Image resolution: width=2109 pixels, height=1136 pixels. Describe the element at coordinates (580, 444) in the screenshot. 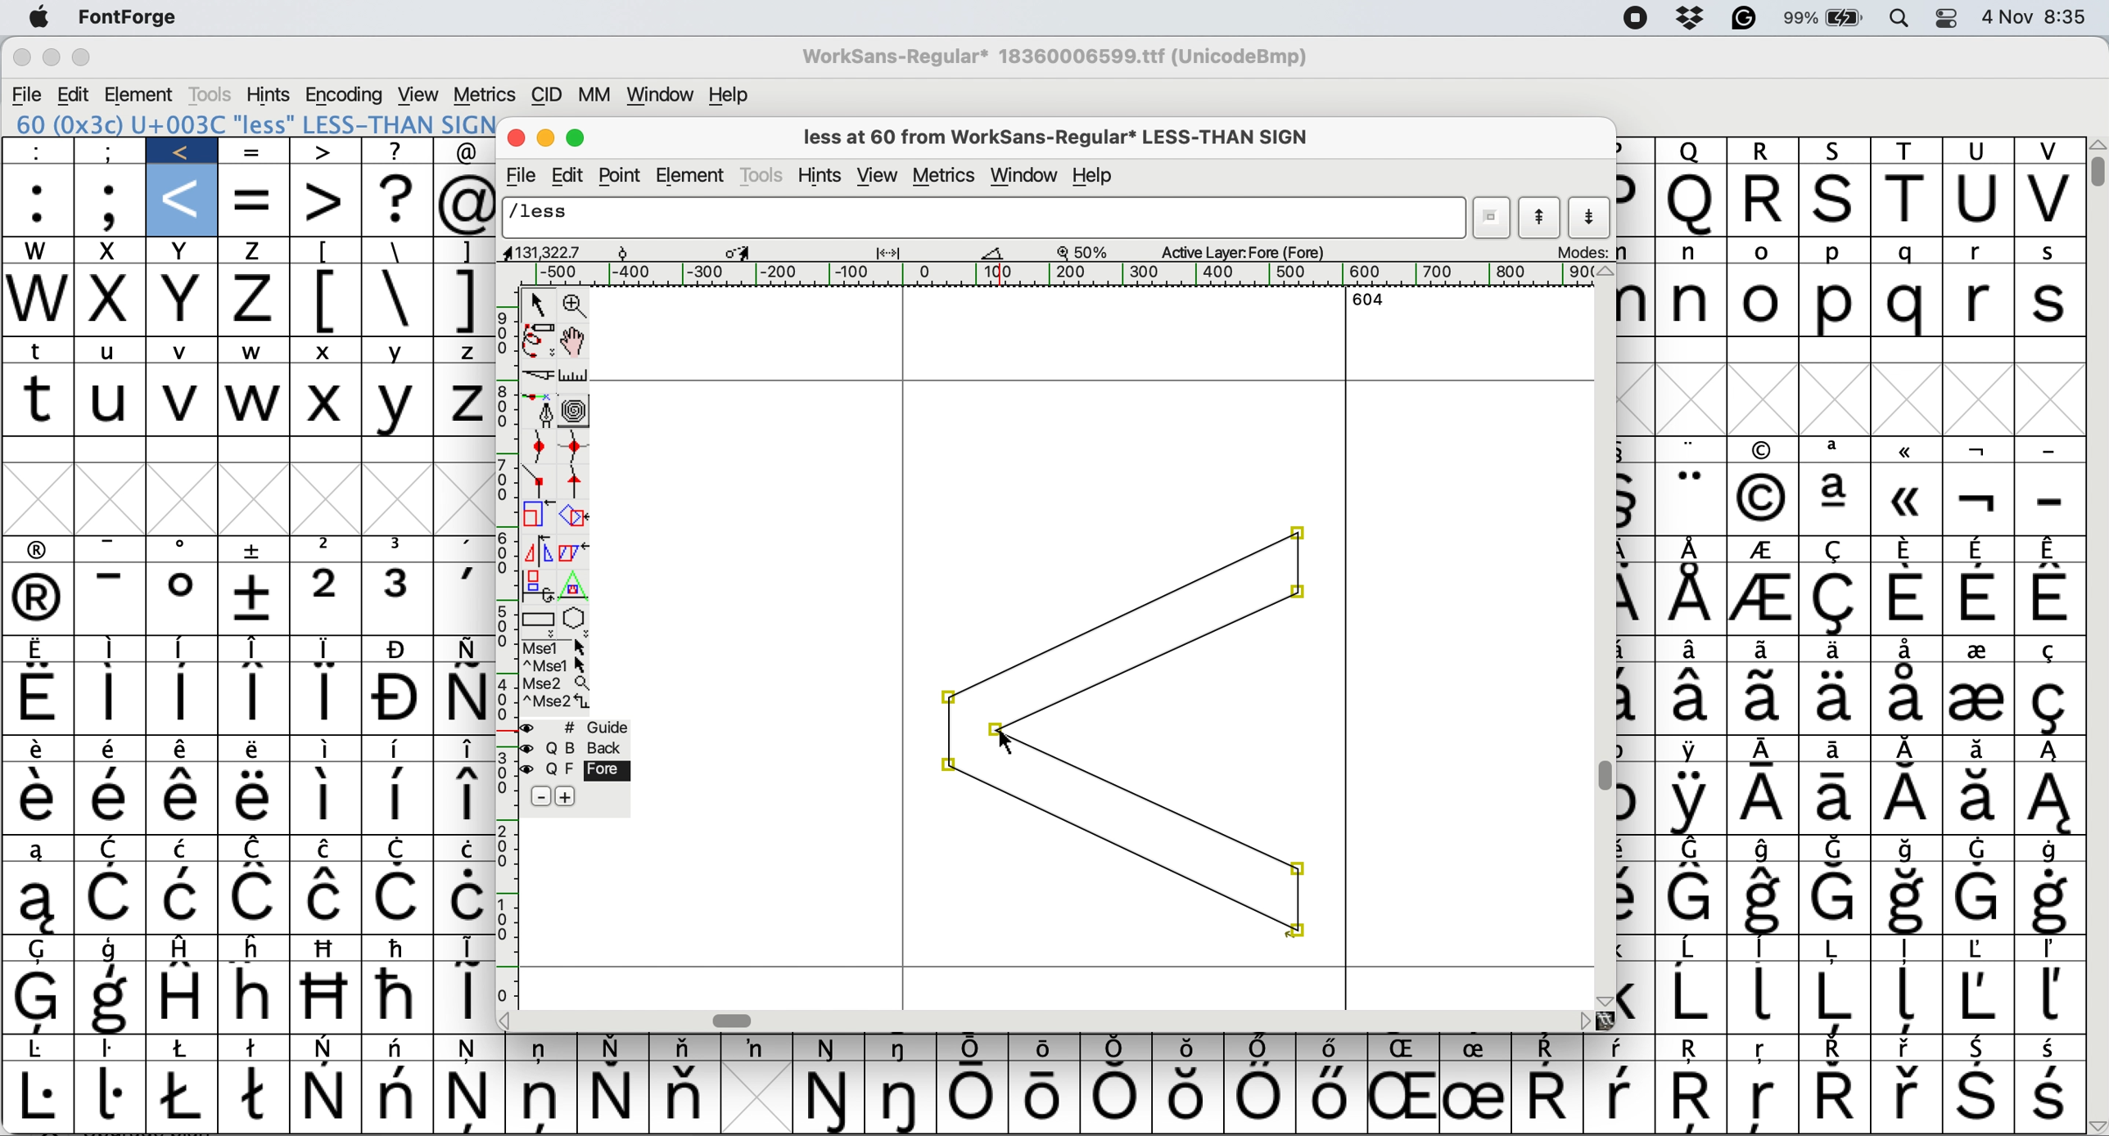

I see `add a curve point horizontal or vertical` at that location.